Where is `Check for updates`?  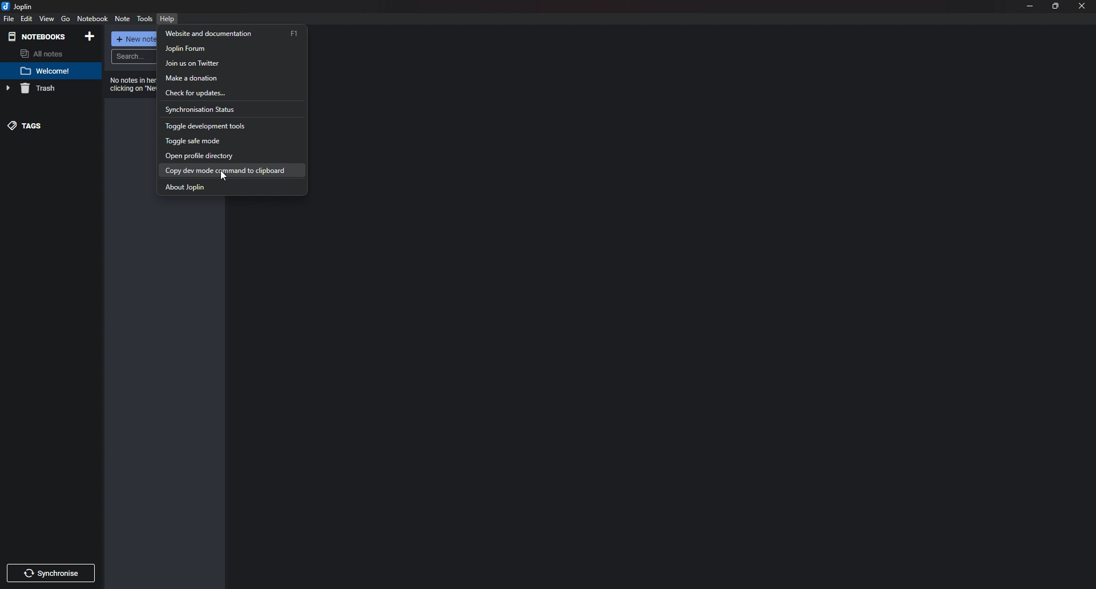
Check for updates is located at coordinates (224, 93).